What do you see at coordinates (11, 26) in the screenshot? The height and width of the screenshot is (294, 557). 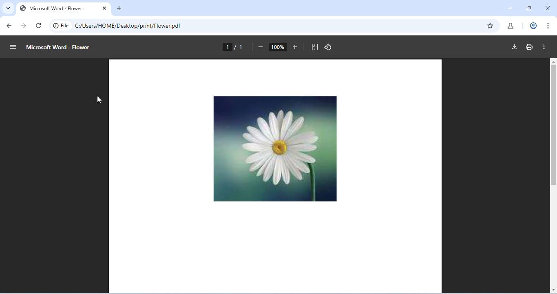 I see `go back` at bounding box center [11, 26].